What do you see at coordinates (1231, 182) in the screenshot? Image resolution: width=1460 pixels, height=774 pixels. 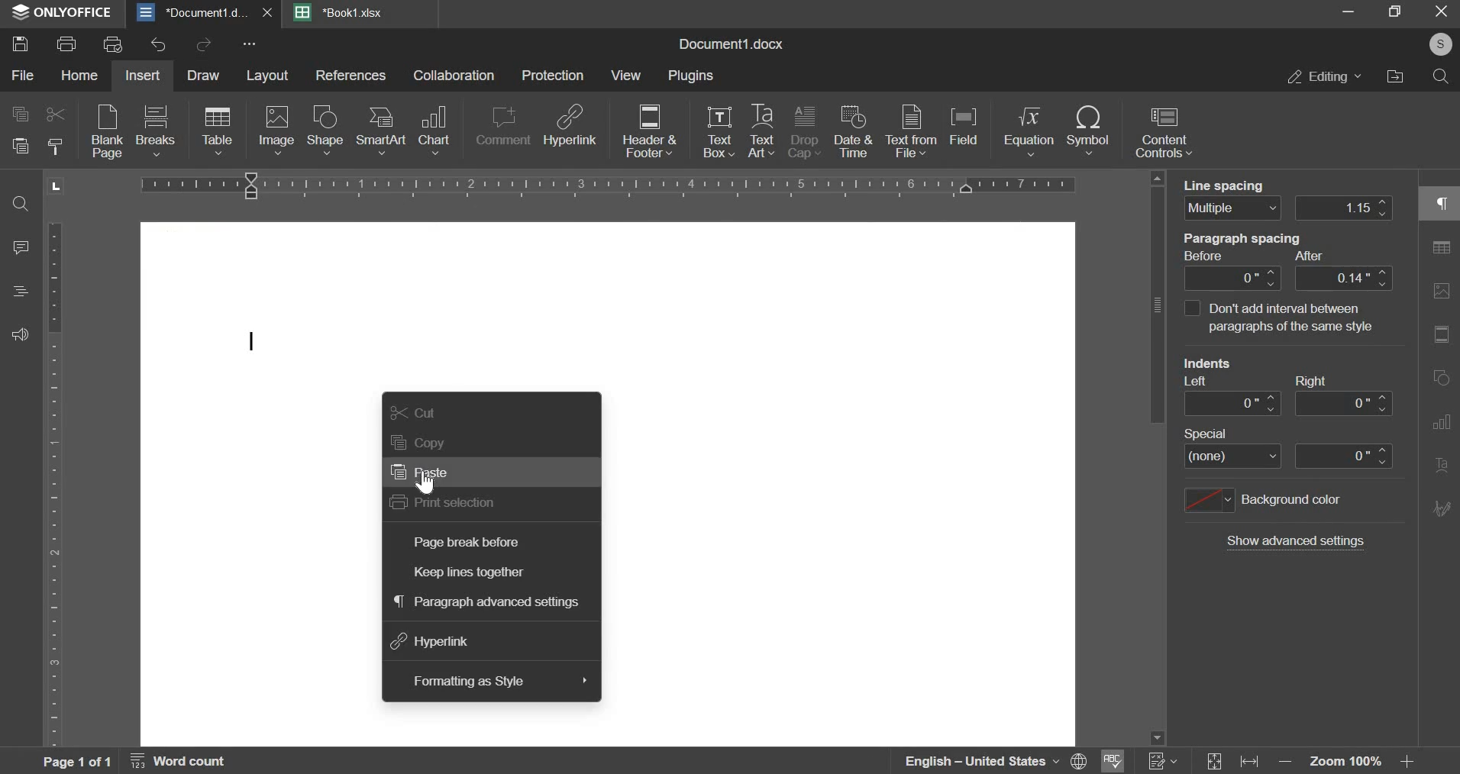 I see `Line spacing label` at bounding box center [1231, 182].